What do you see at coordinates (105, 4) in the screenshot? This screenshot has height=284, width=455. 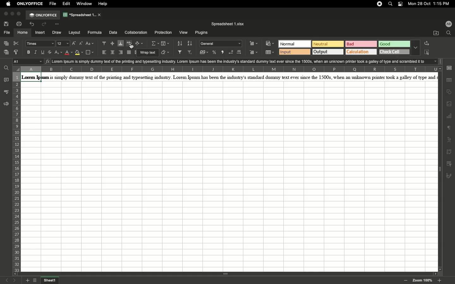 I see `Help` at bounding box center [105, 4].